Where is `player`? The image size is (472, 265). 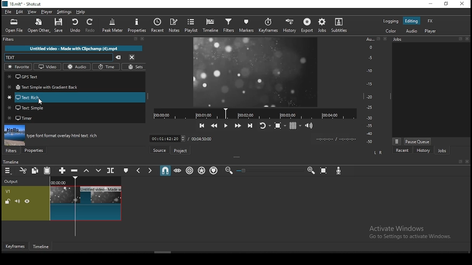 player is located at coordinates (47, 12).